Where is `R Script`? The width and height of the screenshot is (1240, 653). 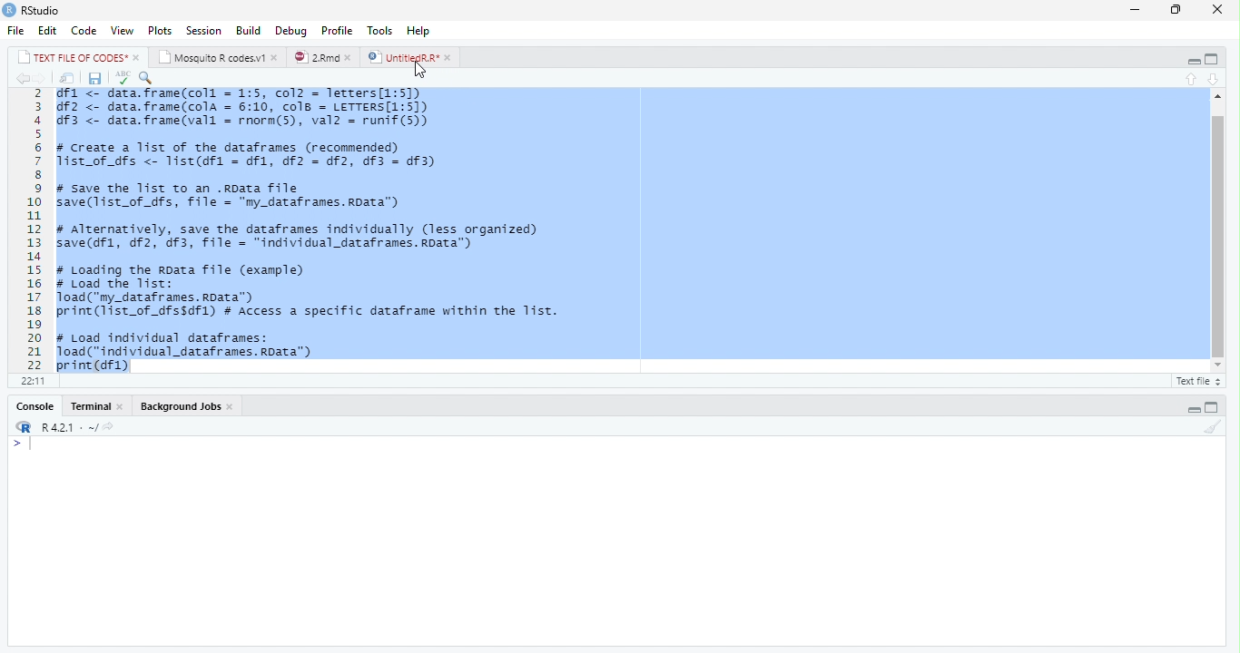
R Script is located at coordinates (1196, 380).